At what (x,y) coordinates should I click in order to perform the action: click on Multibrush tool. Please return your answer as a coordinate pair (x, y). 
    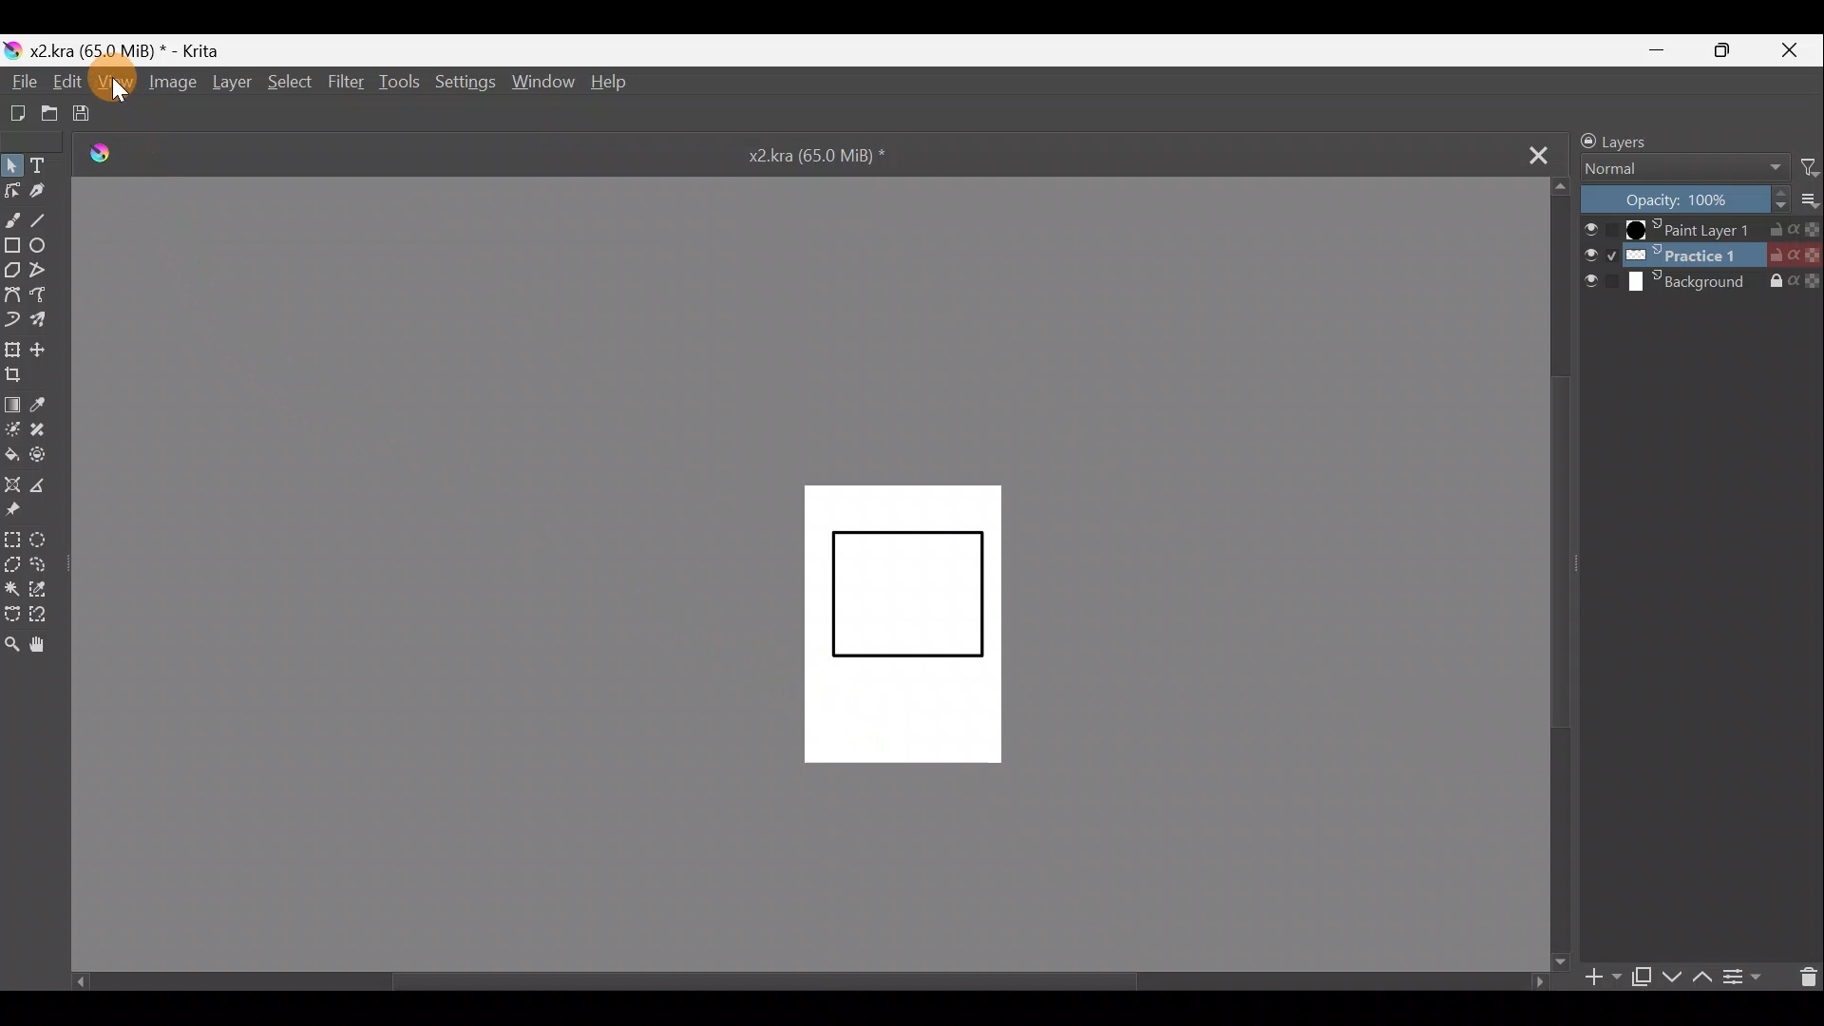
    Looking at the image, I should click on (49, 322).